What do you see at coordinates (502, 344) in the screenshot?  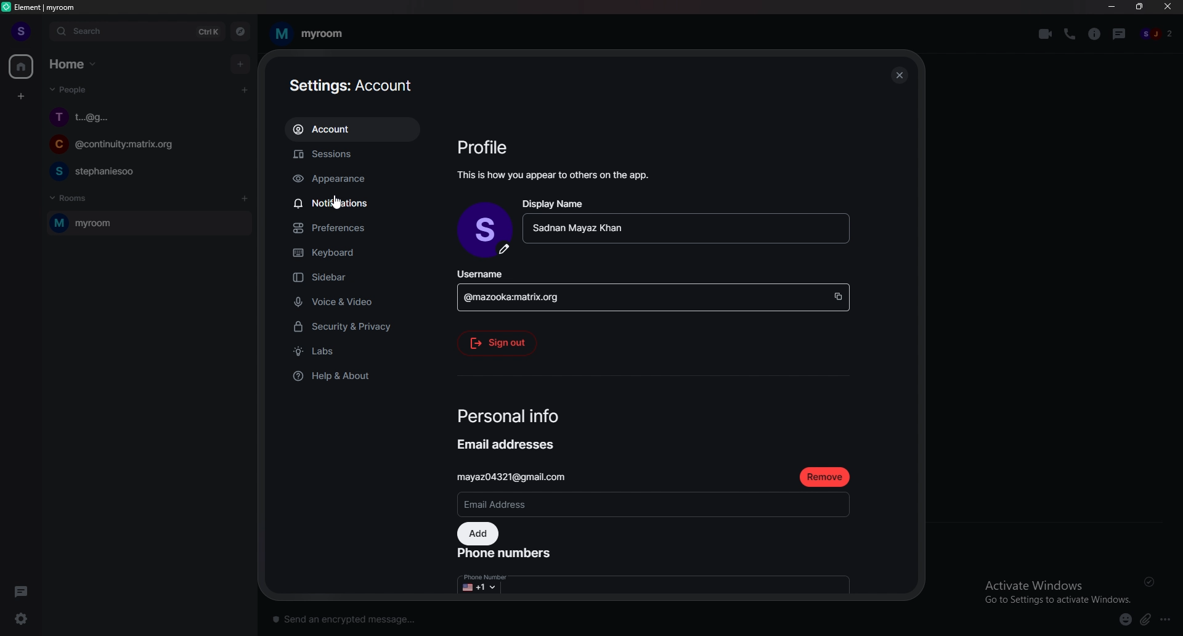 I see `sign out` at bounding box center [502, 344].